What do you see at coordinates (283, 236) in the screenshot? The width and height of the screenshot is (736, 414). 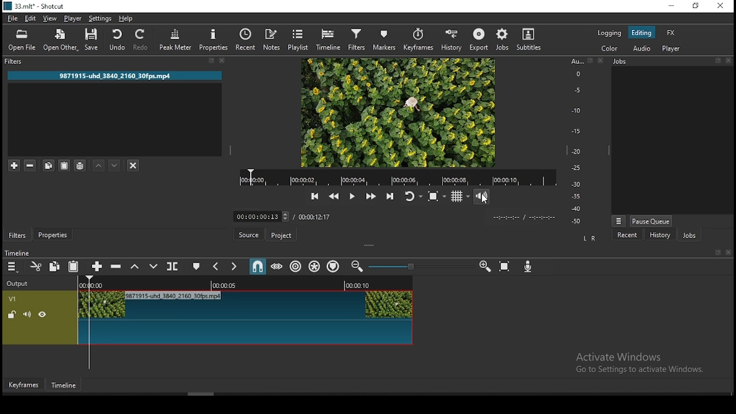 I see `project` at bounding box center [283, 236].